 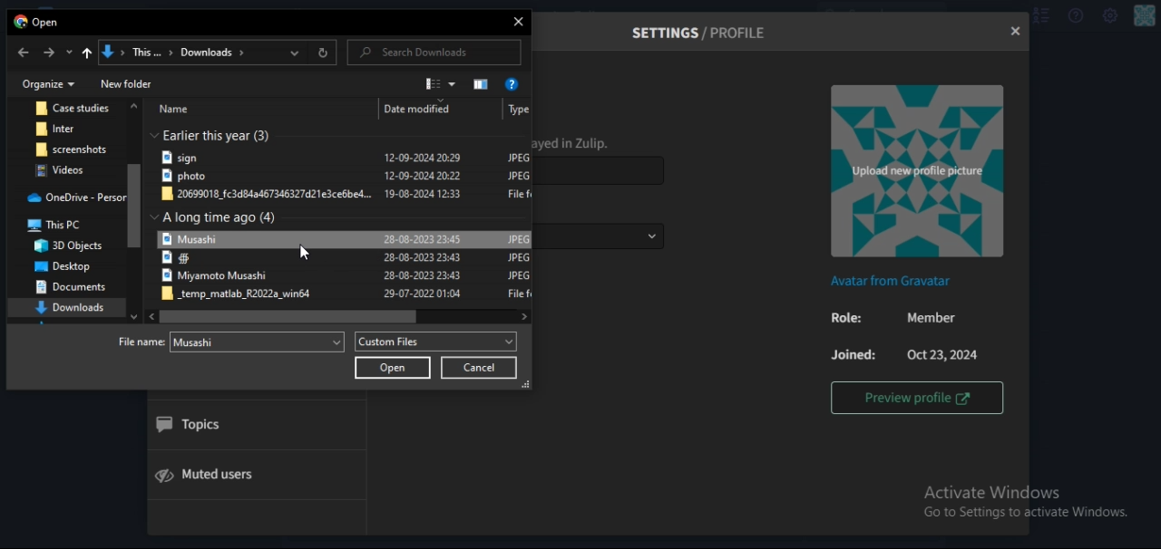 What do you see at coordinates (219, 134) in the screenshot?
I see `text` at bounding box center [219, 134].